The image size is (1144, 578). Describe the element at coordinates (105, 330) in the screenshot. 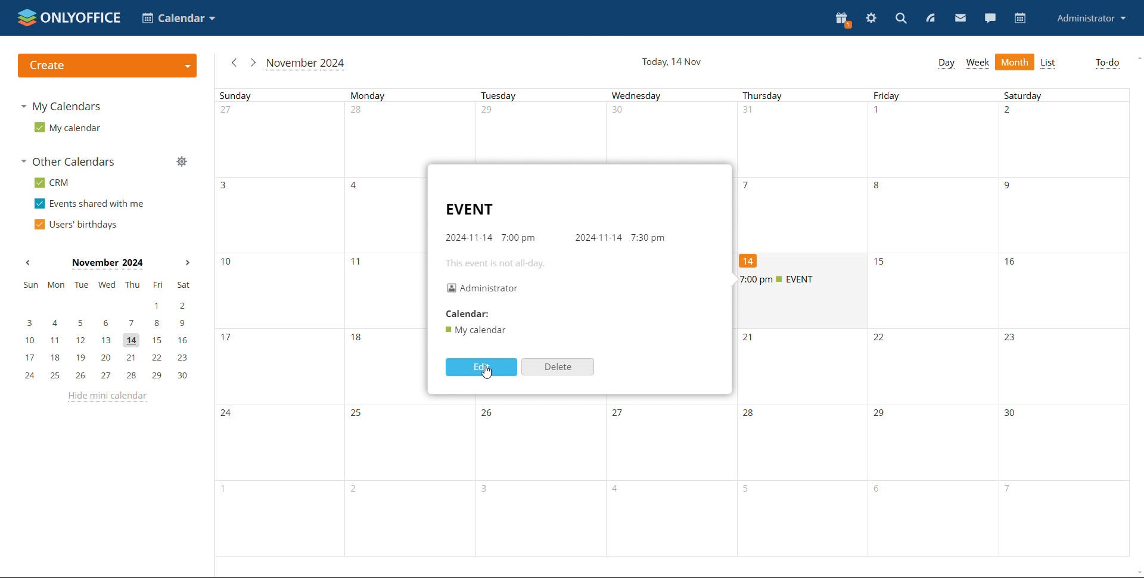

I see `mini calendar` at that location.